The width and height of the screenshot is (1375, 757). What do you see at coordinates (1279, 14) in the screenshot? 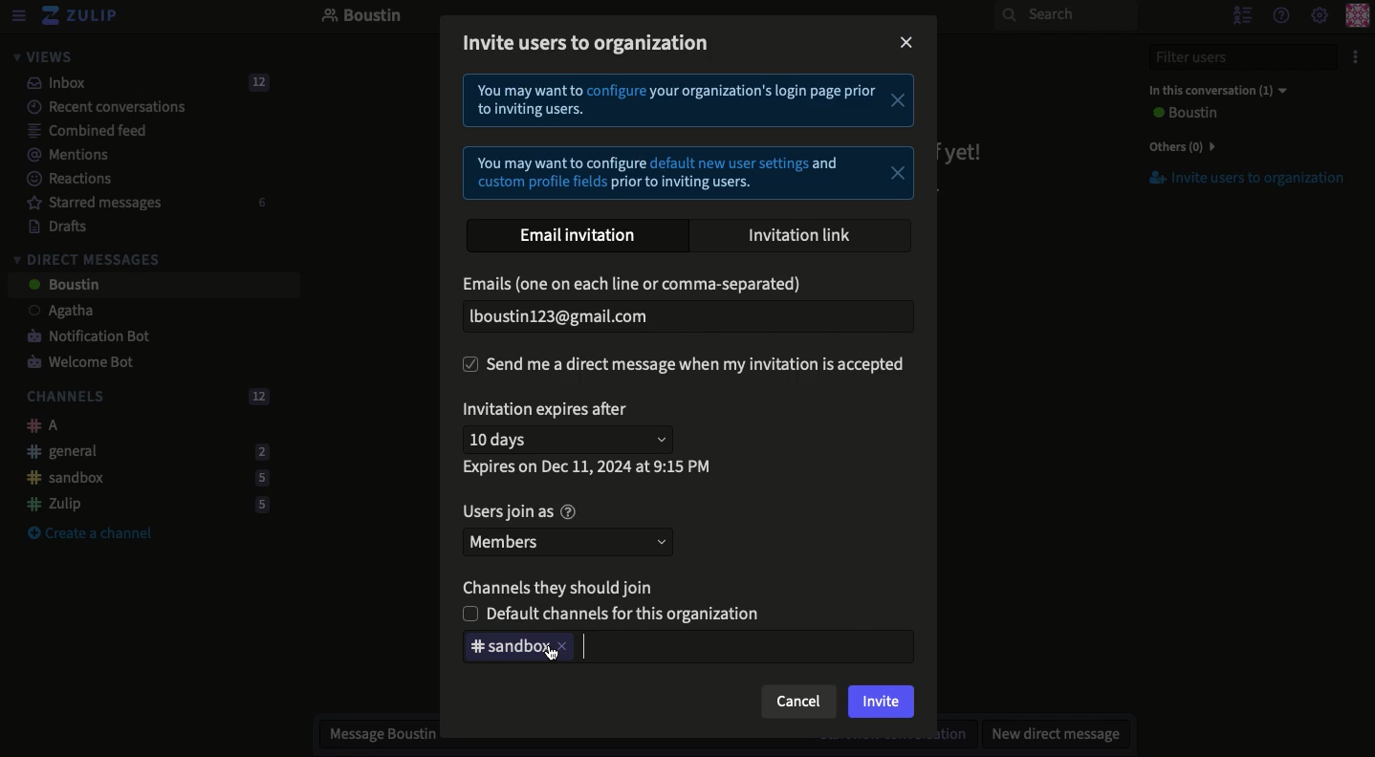
I see `Help` at bounding box center [1279, 14].